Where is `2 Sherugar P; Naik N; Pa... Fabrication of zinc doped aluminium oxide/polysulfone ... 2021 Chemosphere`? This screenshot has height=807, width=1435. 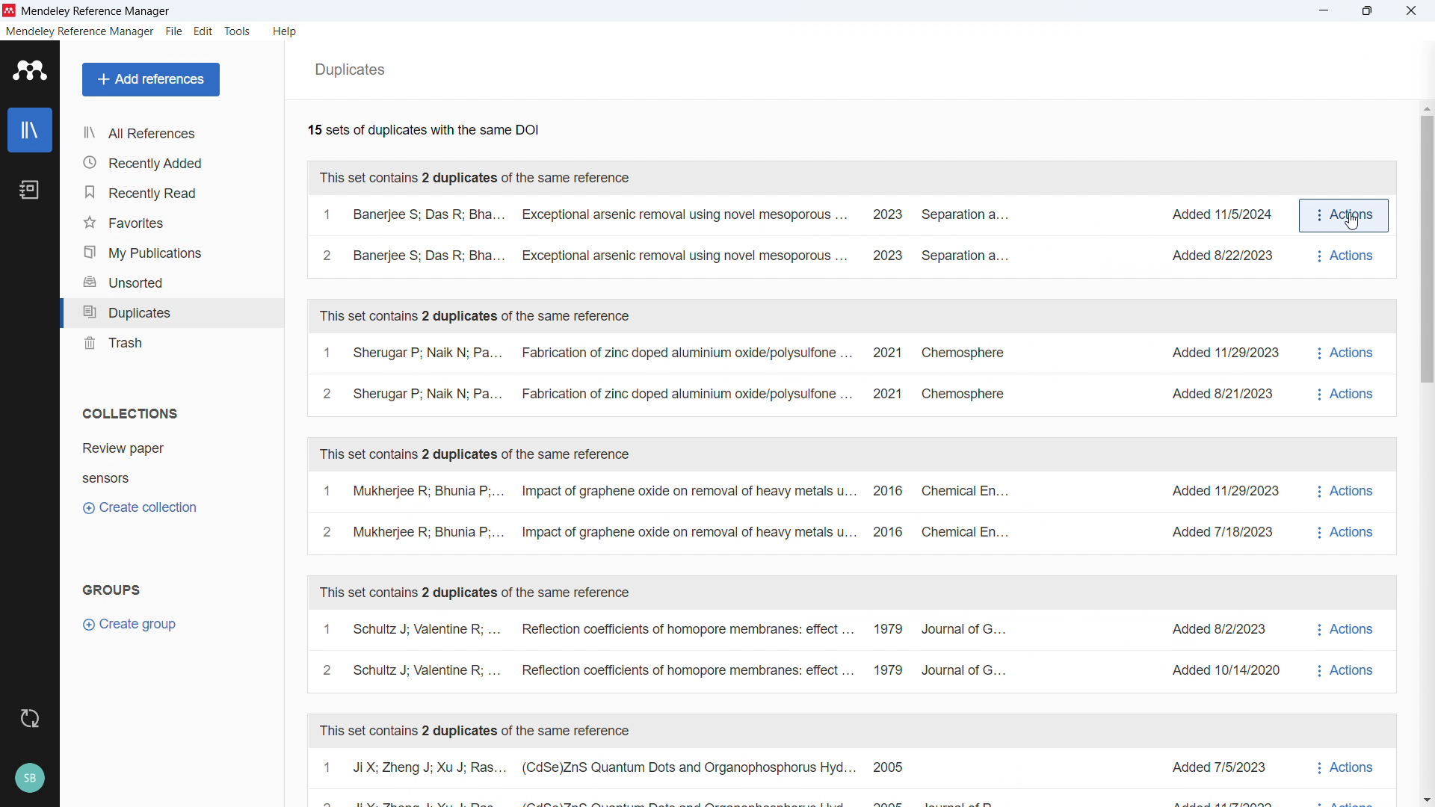
2 Sherugar P; Naik N; Pa... Fabrication of zinc doped aluminium oxide/polysulfone ... 2021 Chemosphere is located at coordinates (667, 392).